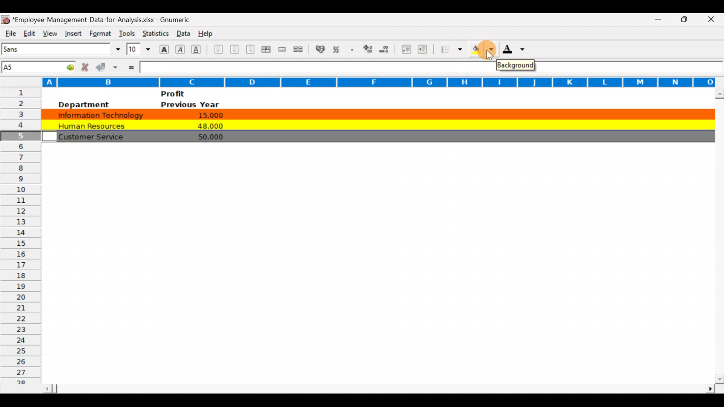 This screenshot has height=407, width=724. I want to click on Selected row 3 of data highlighted with color, so click(375, 113).